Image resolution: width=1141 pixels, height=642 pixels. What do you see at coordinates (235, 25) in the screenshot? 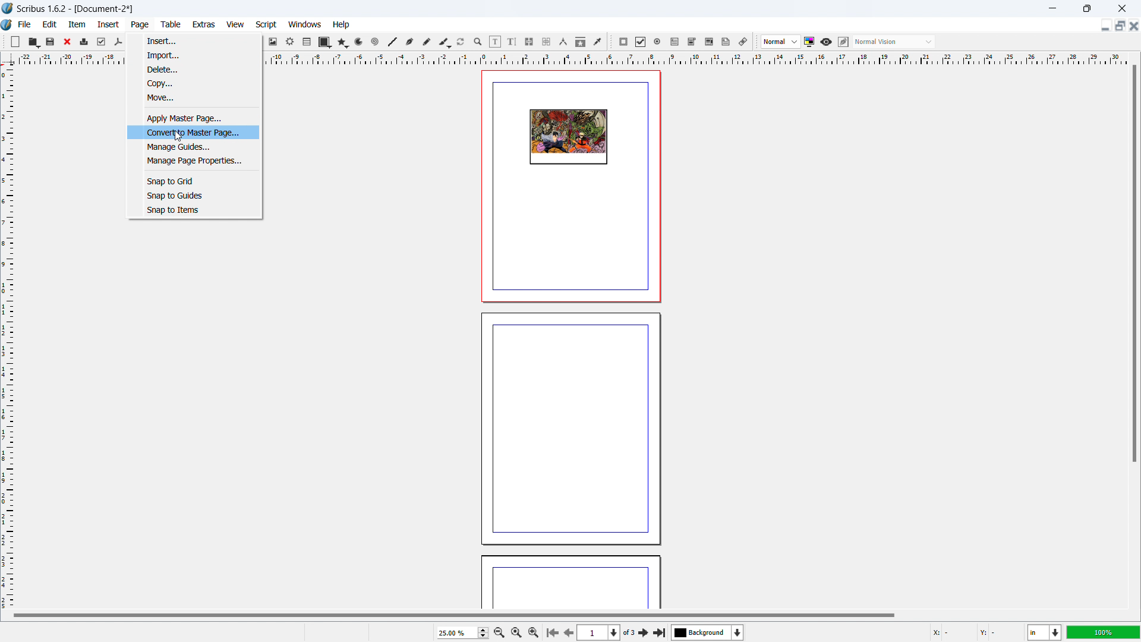
I see `view` at bounding box center [235, 25].